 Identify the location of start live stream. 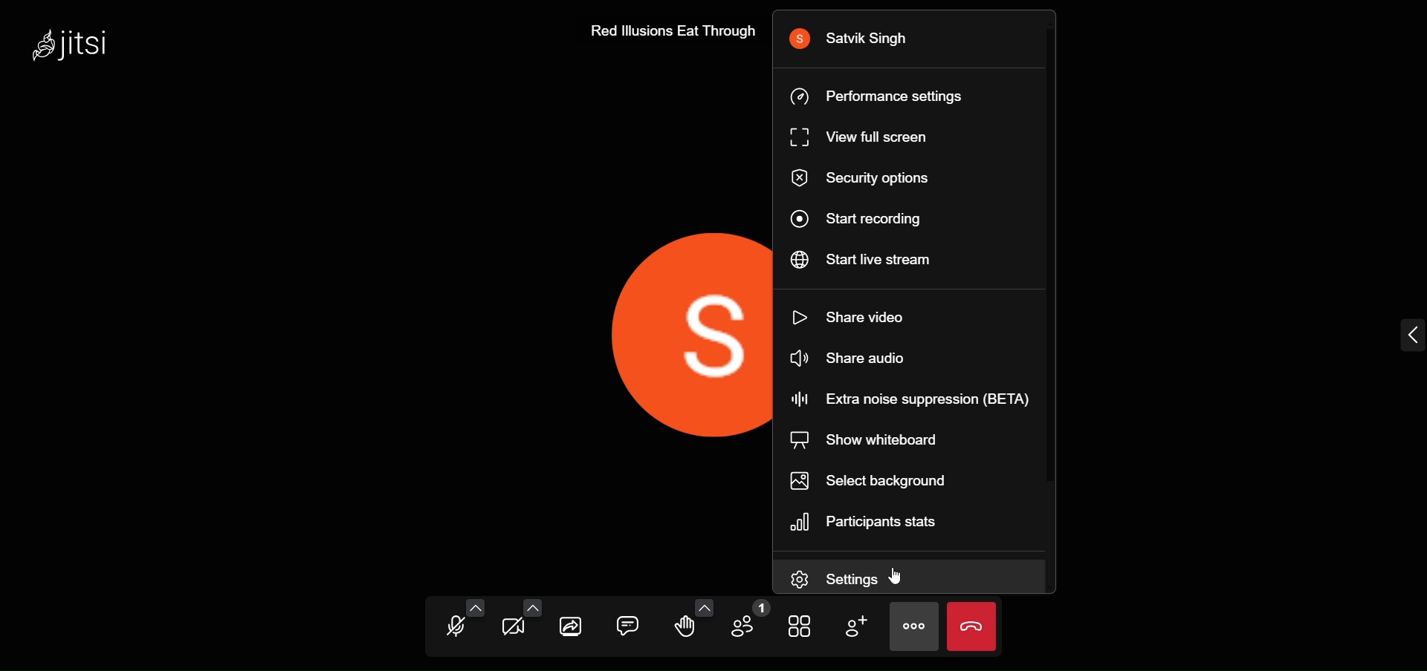
(865, 261).